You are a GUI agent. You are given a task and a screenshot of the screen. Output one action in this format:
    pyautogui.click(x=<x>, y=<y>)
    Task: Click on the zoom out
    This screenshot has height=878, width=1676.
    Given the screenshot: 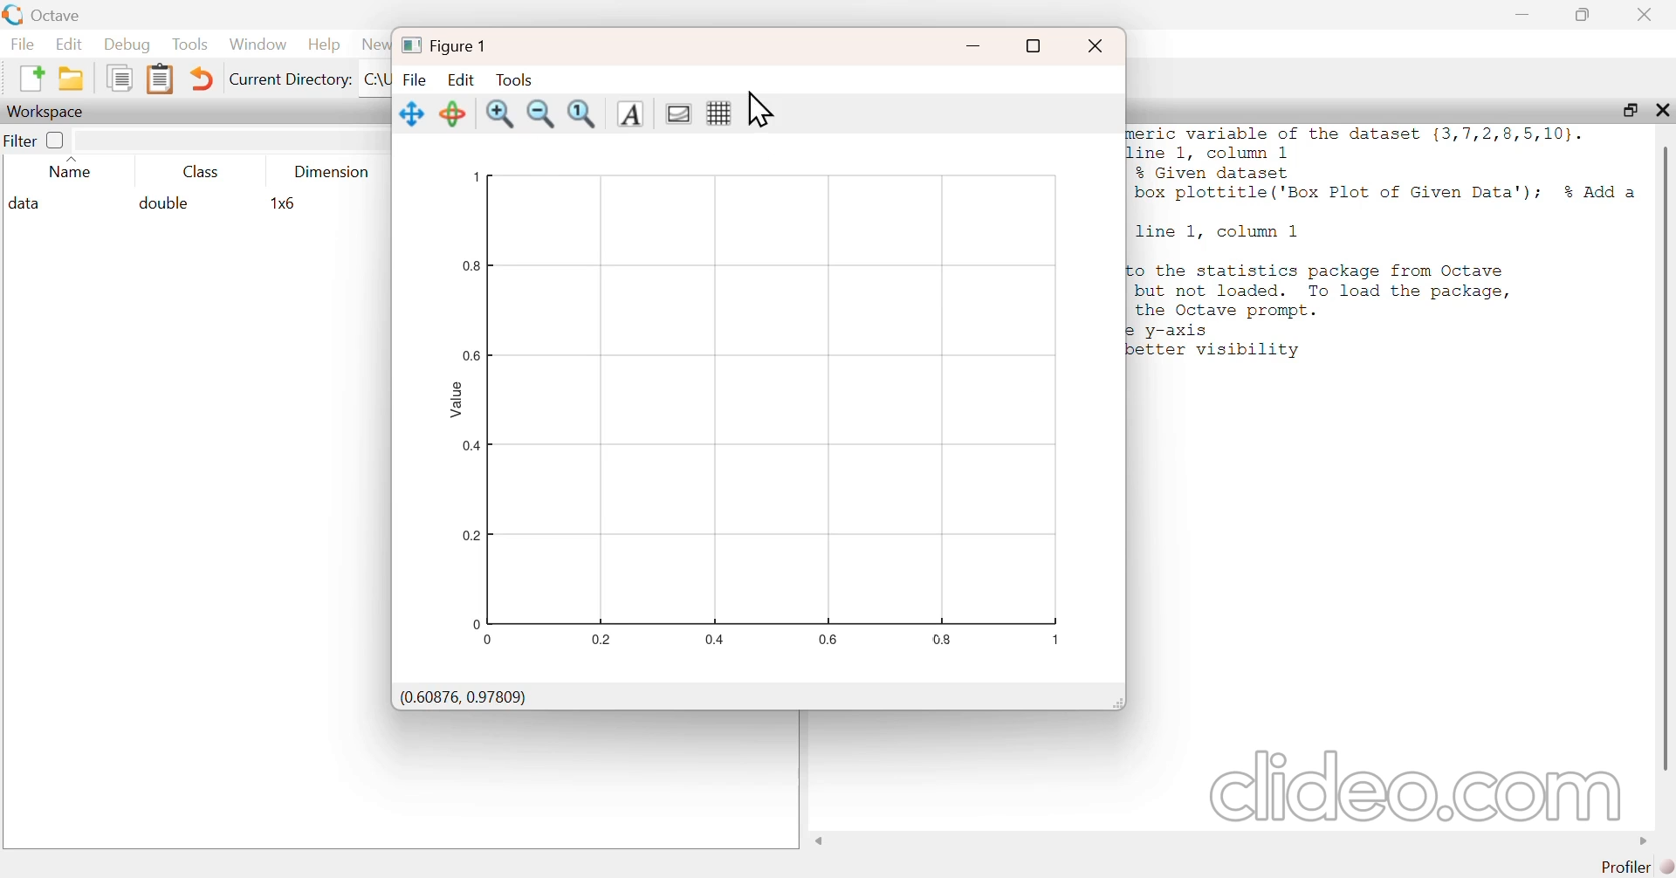 What is the action you would take?
    pyautogui.click(x=544, y=117)
    